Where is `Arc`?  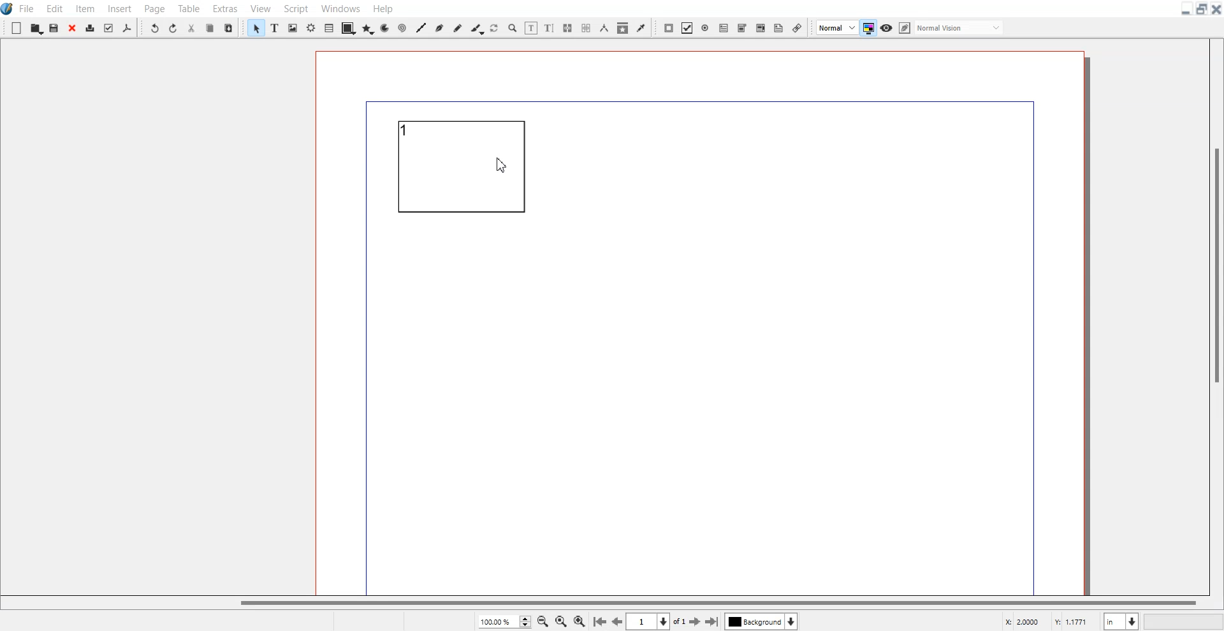
Arc is located at coordinates (385, 27).